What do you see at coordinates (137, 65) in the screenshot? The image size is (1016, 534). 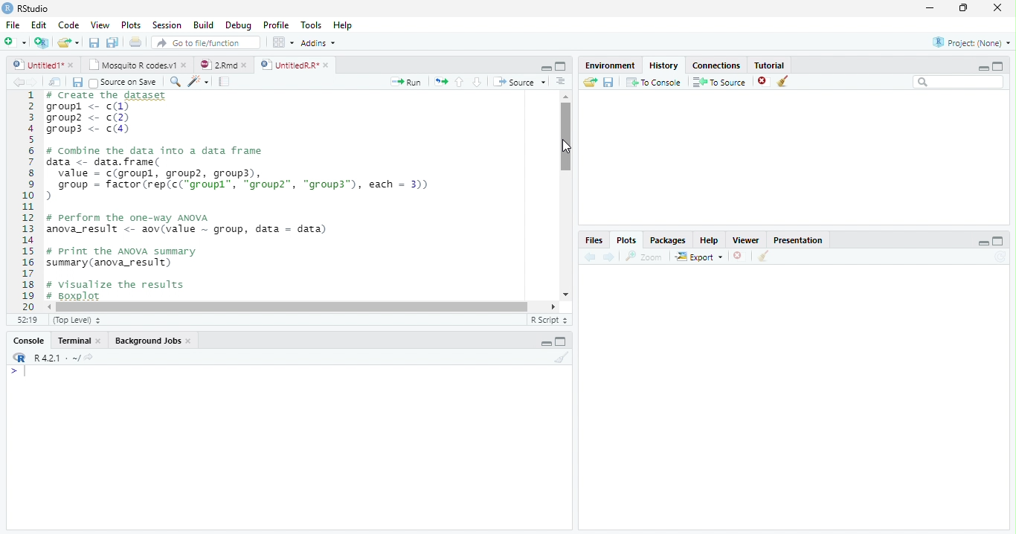 I see `Mosquito R codes` at bounding box center [137, 65].